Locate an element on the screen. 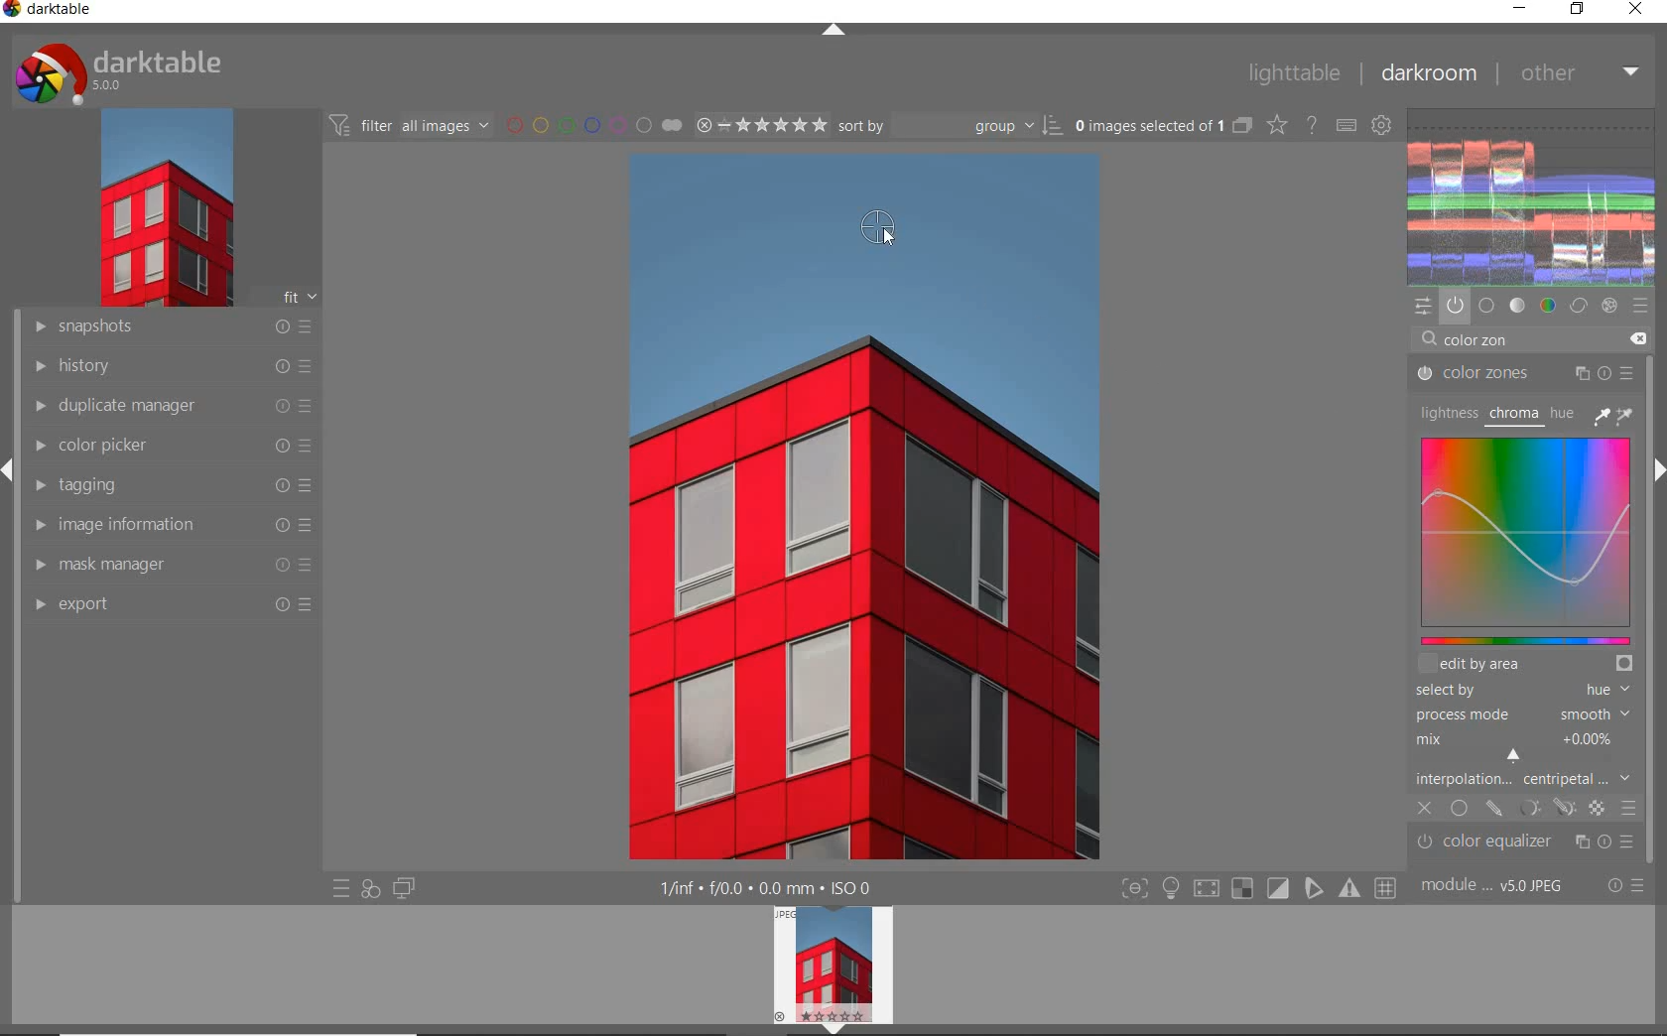 The width and height of the screenshot is (1667, 1036). COLOR ZONES is located at coordinates (1525, 374).